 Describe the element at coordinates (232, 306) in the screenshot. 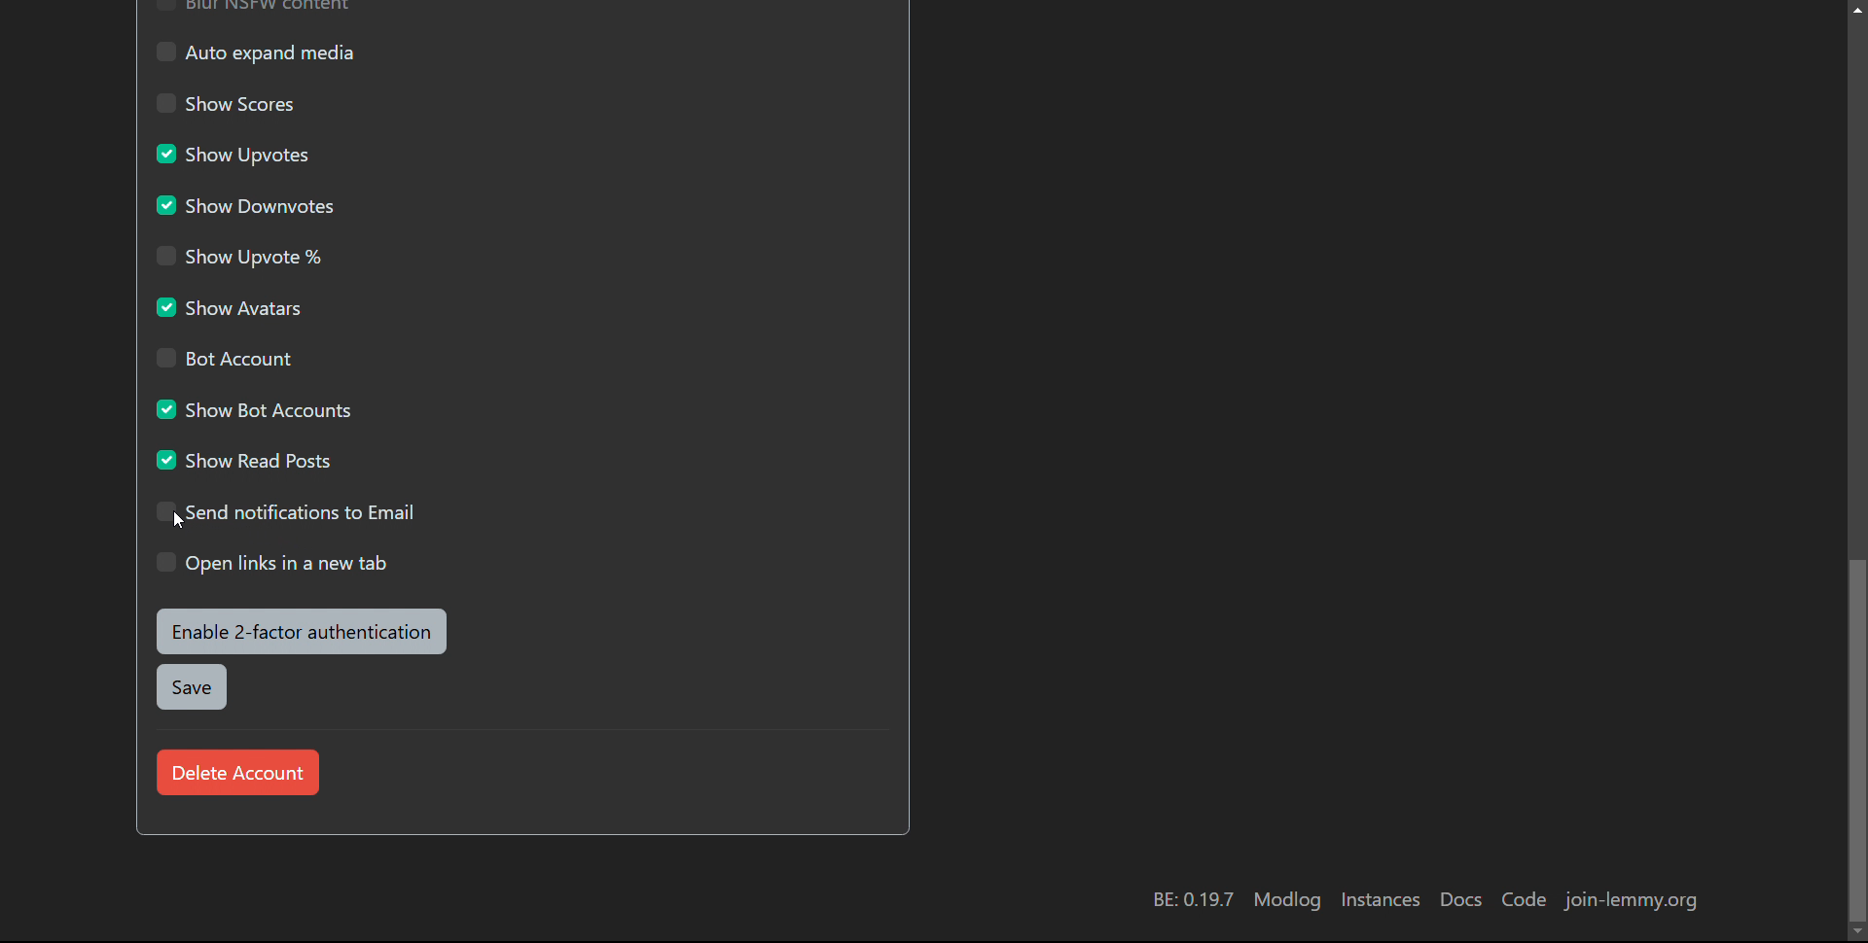

I see `show avatars` at that location.